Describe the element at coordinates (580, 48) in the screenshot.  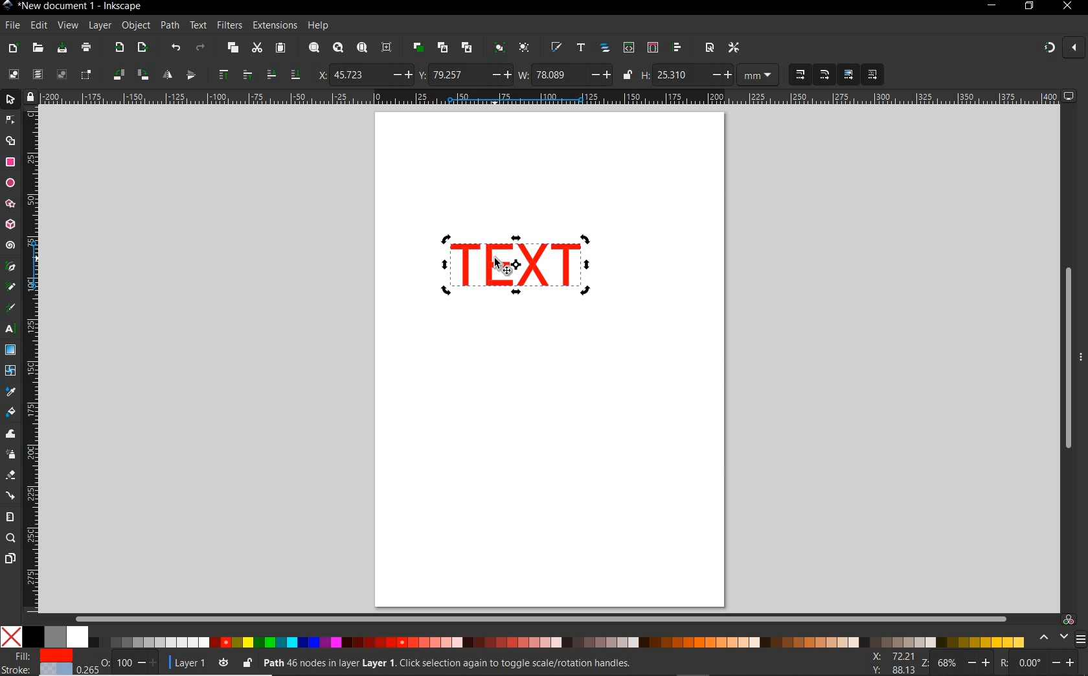
I see `OPEN TEXT` at that location.